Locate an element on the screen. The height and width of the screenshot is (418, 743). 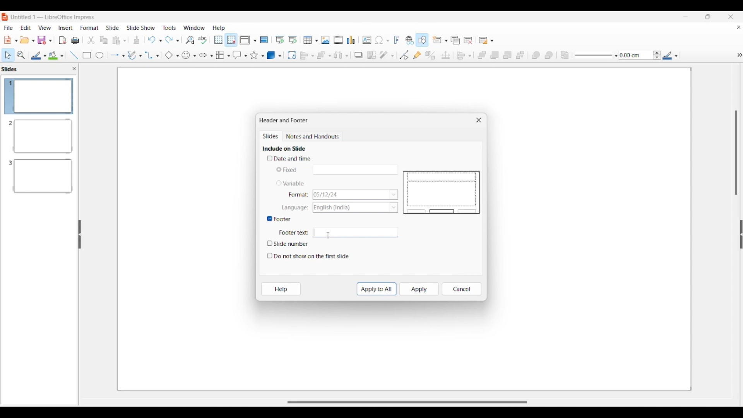
Filter options is located at coordinates (387, 55).